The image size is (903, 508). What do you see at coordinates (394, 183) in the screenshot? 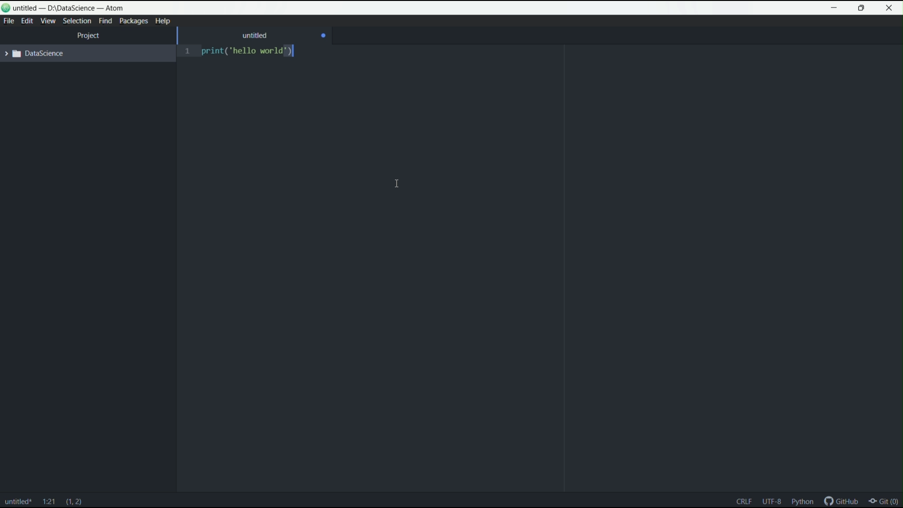
I see `cursor` at bounding box center [394, 183].